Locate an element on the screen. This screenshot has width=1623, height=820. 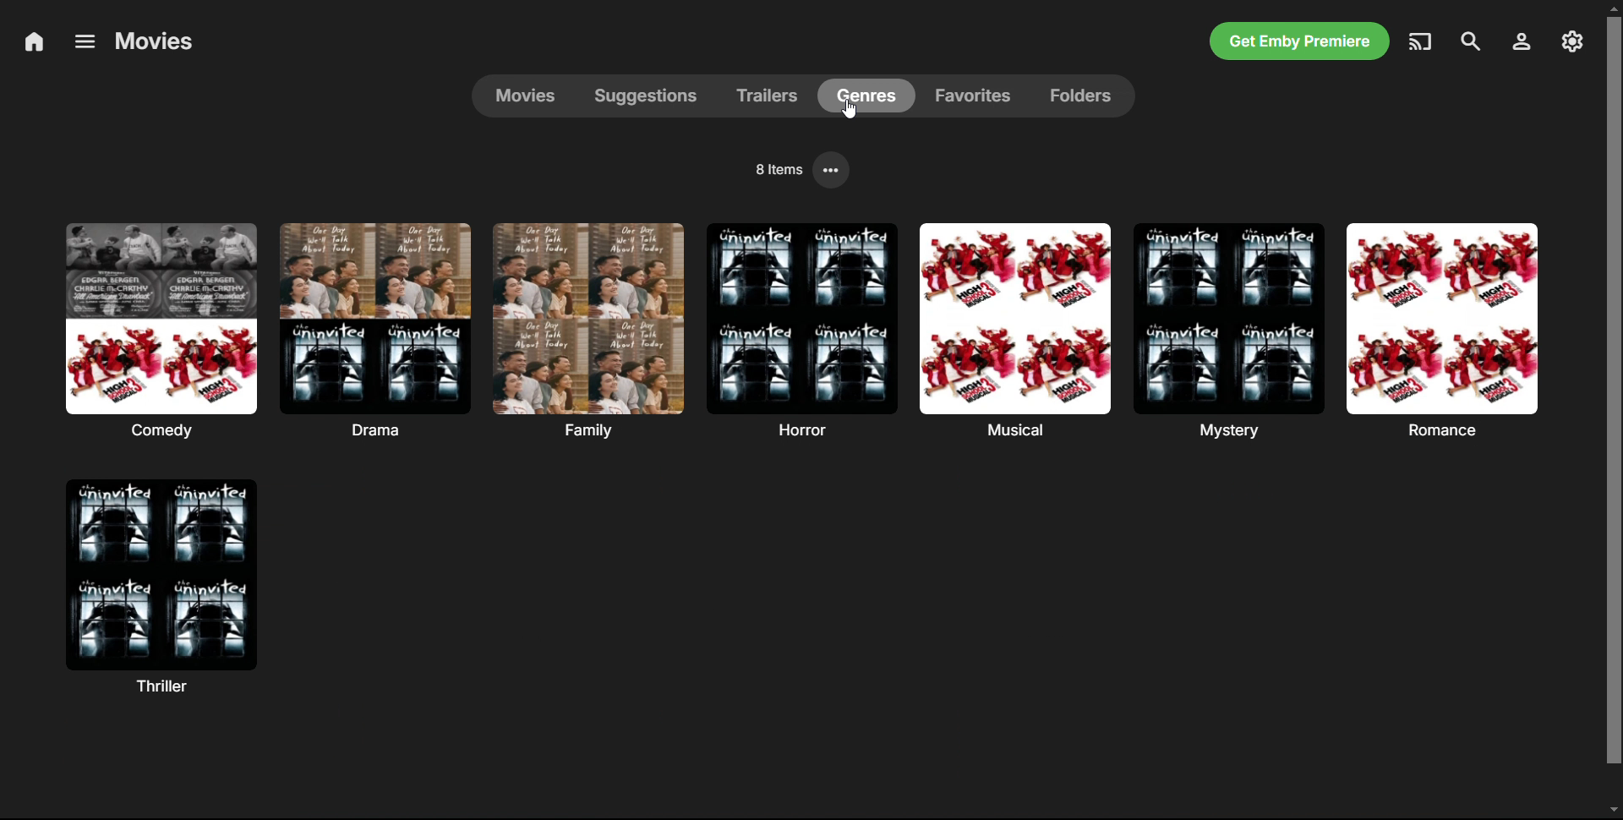
genres is located at coordinates (874, 97).